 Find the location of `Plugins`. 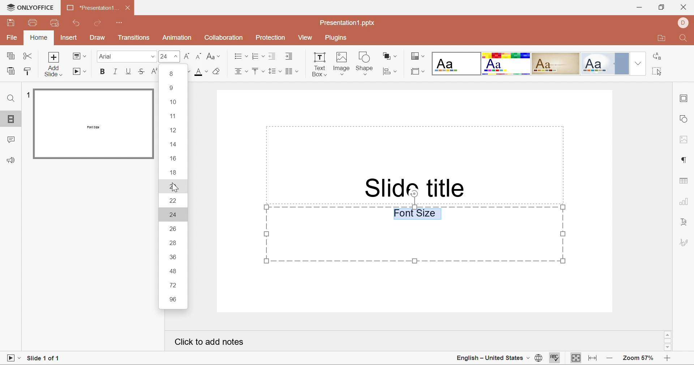

Plugins is located at coordinates (335, 38).